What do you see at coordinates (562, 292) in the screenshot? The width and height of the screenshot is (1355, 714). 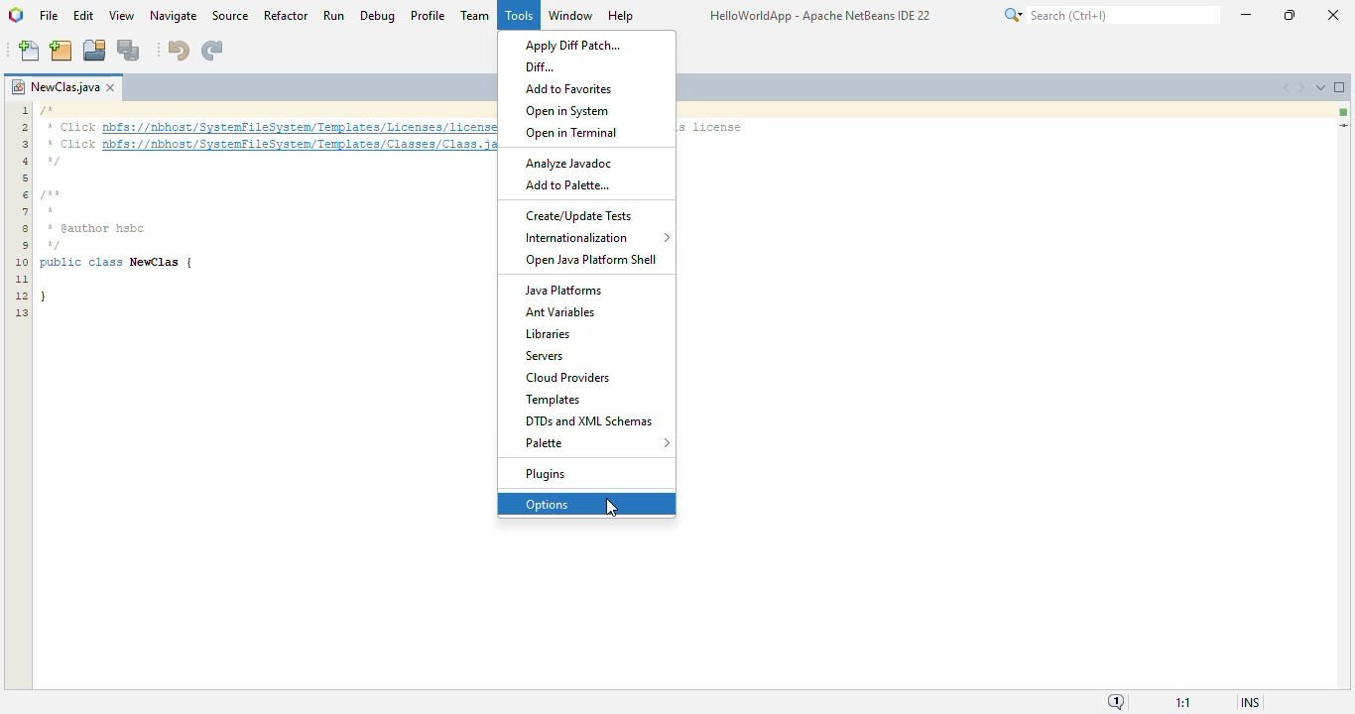 I see `java platforms` at bounding box center [562, 292].